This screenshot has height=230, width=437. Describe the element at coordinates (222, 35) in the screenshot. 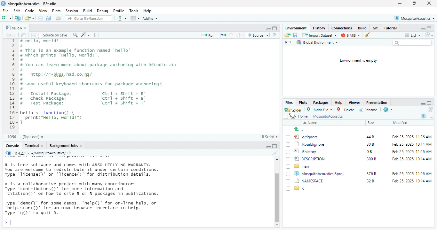

I see `re run the previous code` at that location.